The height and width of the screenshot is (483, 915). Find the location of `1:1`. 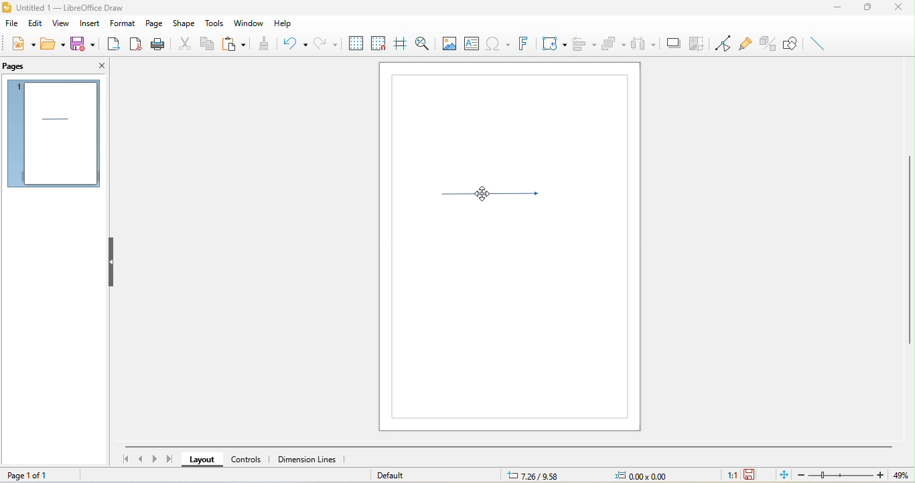

1:1 is located at coordinates (728, 476).